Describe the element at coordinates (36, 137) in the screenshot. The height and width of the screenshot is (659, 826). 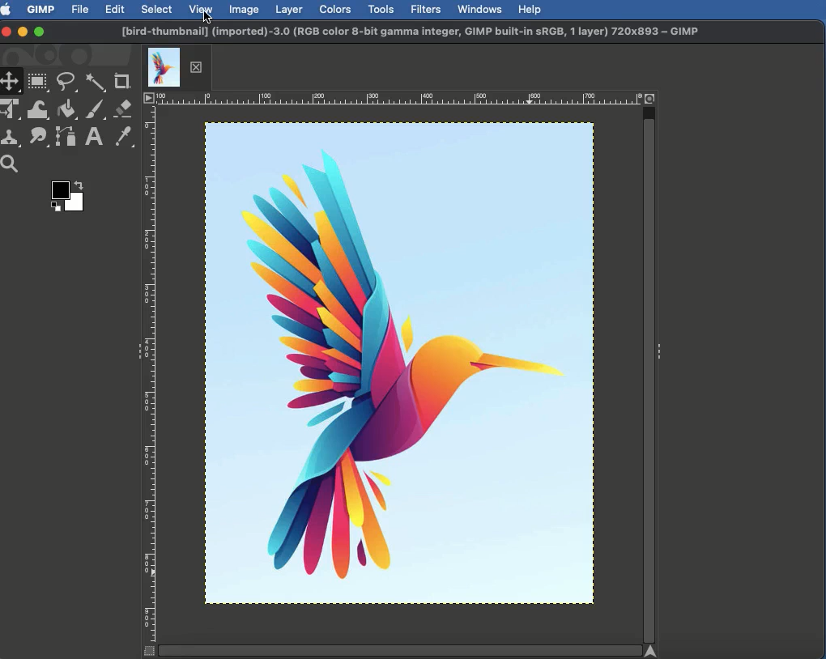
I see `Smudge tool` at that location.